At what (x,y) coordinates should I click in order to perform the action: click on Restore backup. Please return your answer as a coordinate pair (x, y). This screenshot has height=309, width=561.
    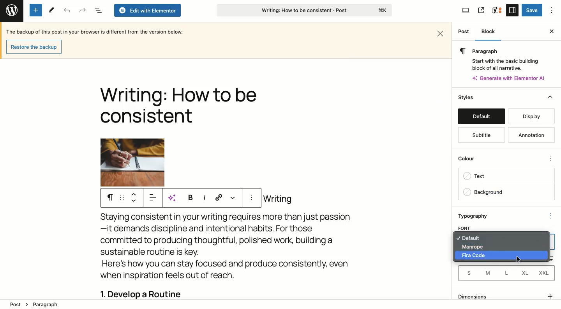
    Looking at the image, I should click on (33, 46).